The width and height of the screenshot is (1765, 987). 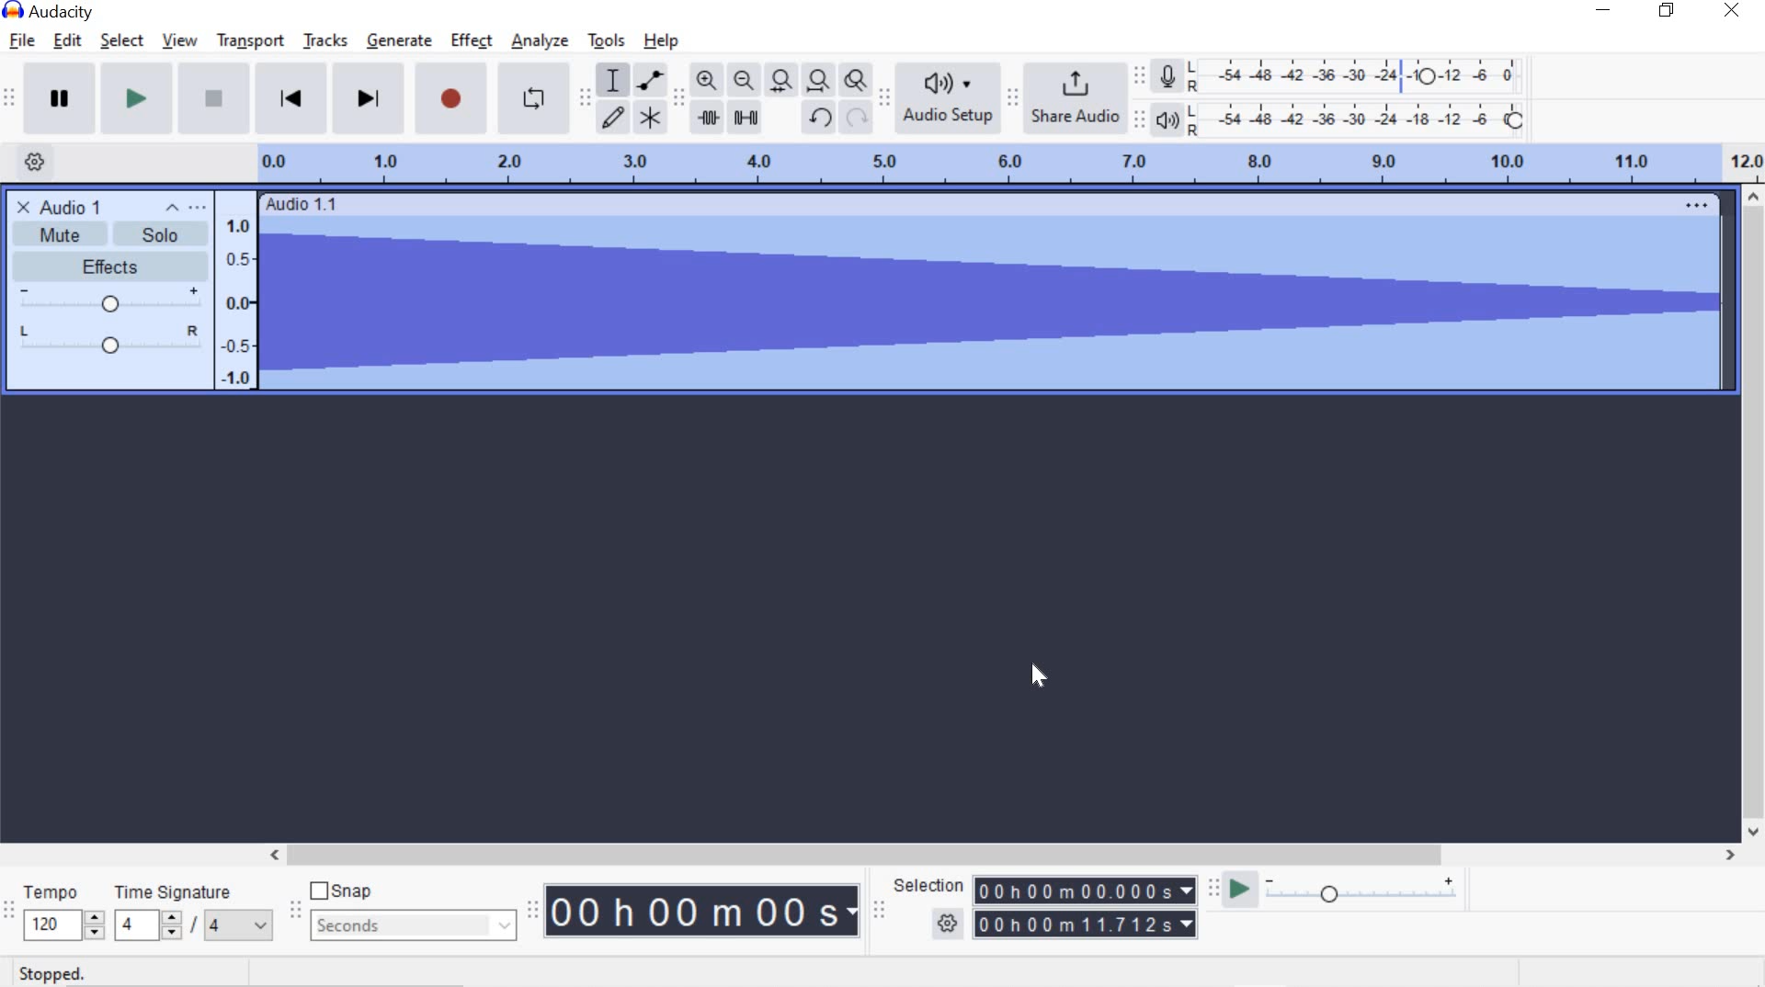 I want to click on skip to start, so click(x=290, y=96).